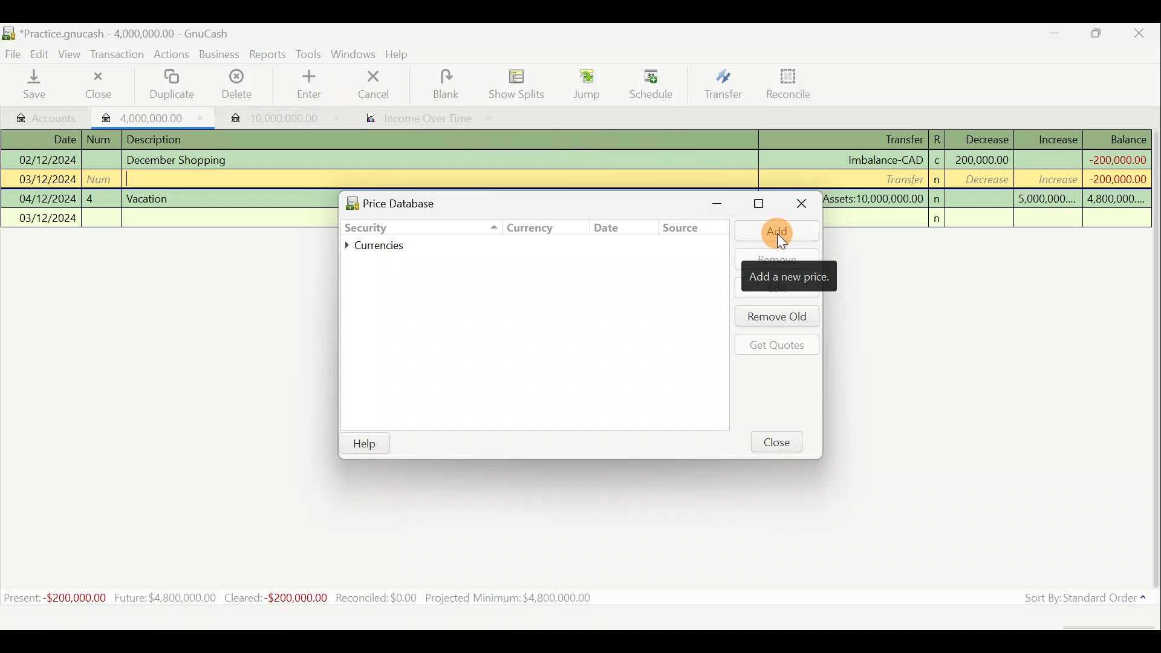 Image resolution: width=1161 pixels, height=653 pixels. I want to click on Reports, so click(267, 54).